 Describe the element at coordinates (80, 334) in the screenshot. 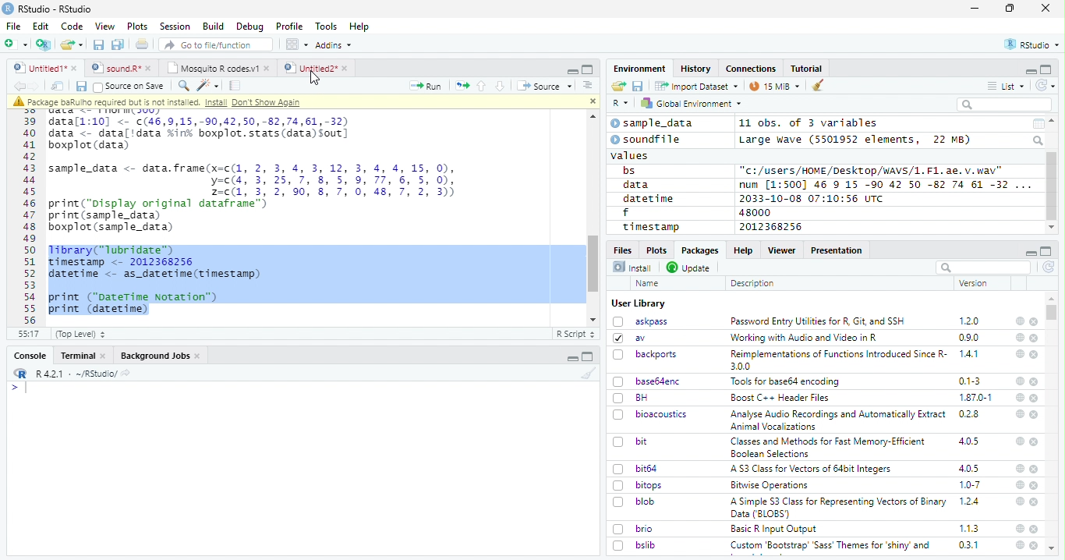

I see `(Top Level)` at that location.